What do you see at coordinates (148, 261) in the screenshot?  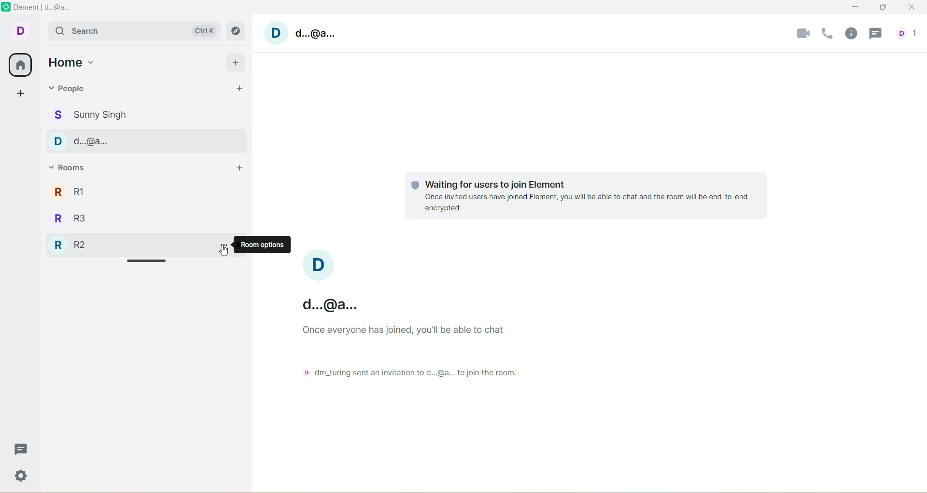 I see `drag` at bounding box center [148, 261].